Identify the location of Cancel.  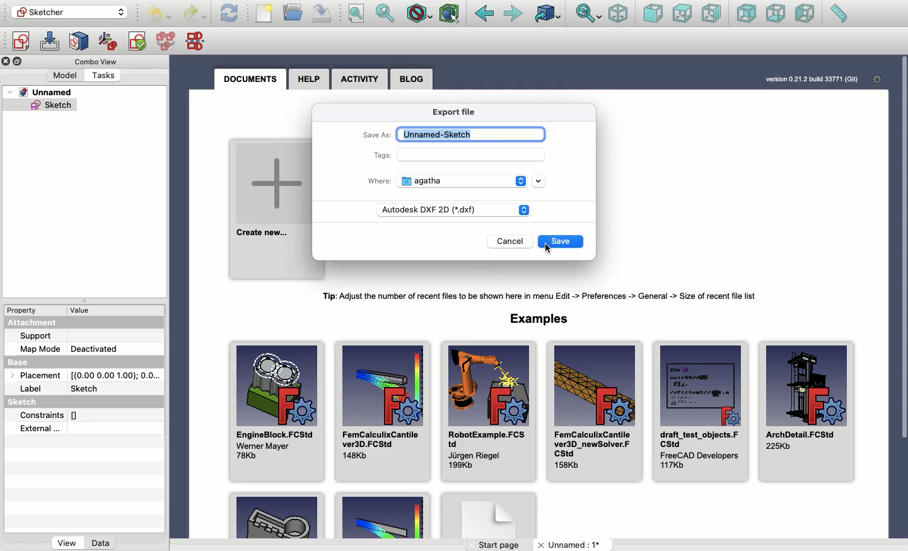
(513, 243).